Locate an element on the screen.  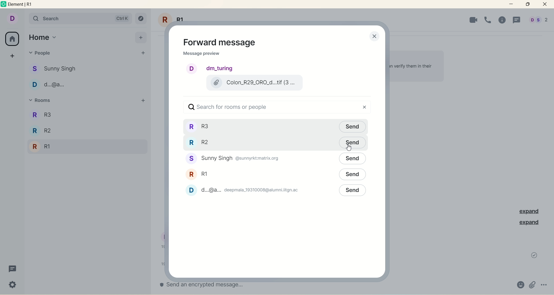
R1 is located at coordinates (44, 147).